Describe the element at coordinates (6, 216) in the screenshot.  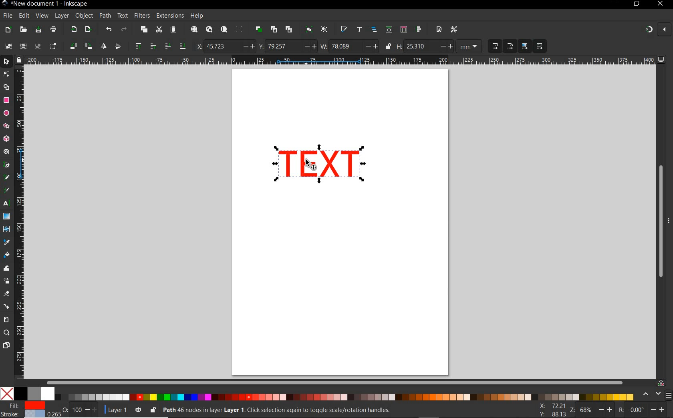
I see `GRADIENT TOOL` at that location.